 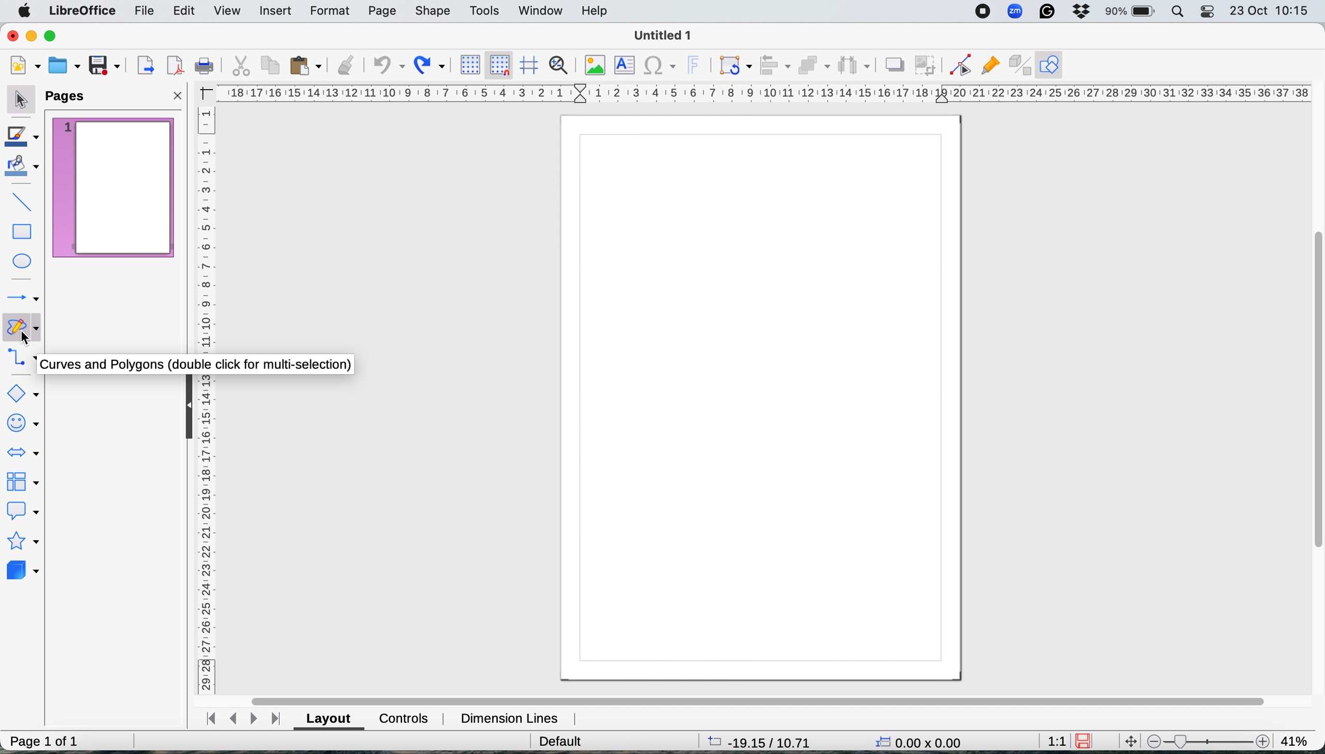 What do you see at coordinates (559, 65) in the screenshot?
I see `zoom and pan` at bounding box center [559, 65].